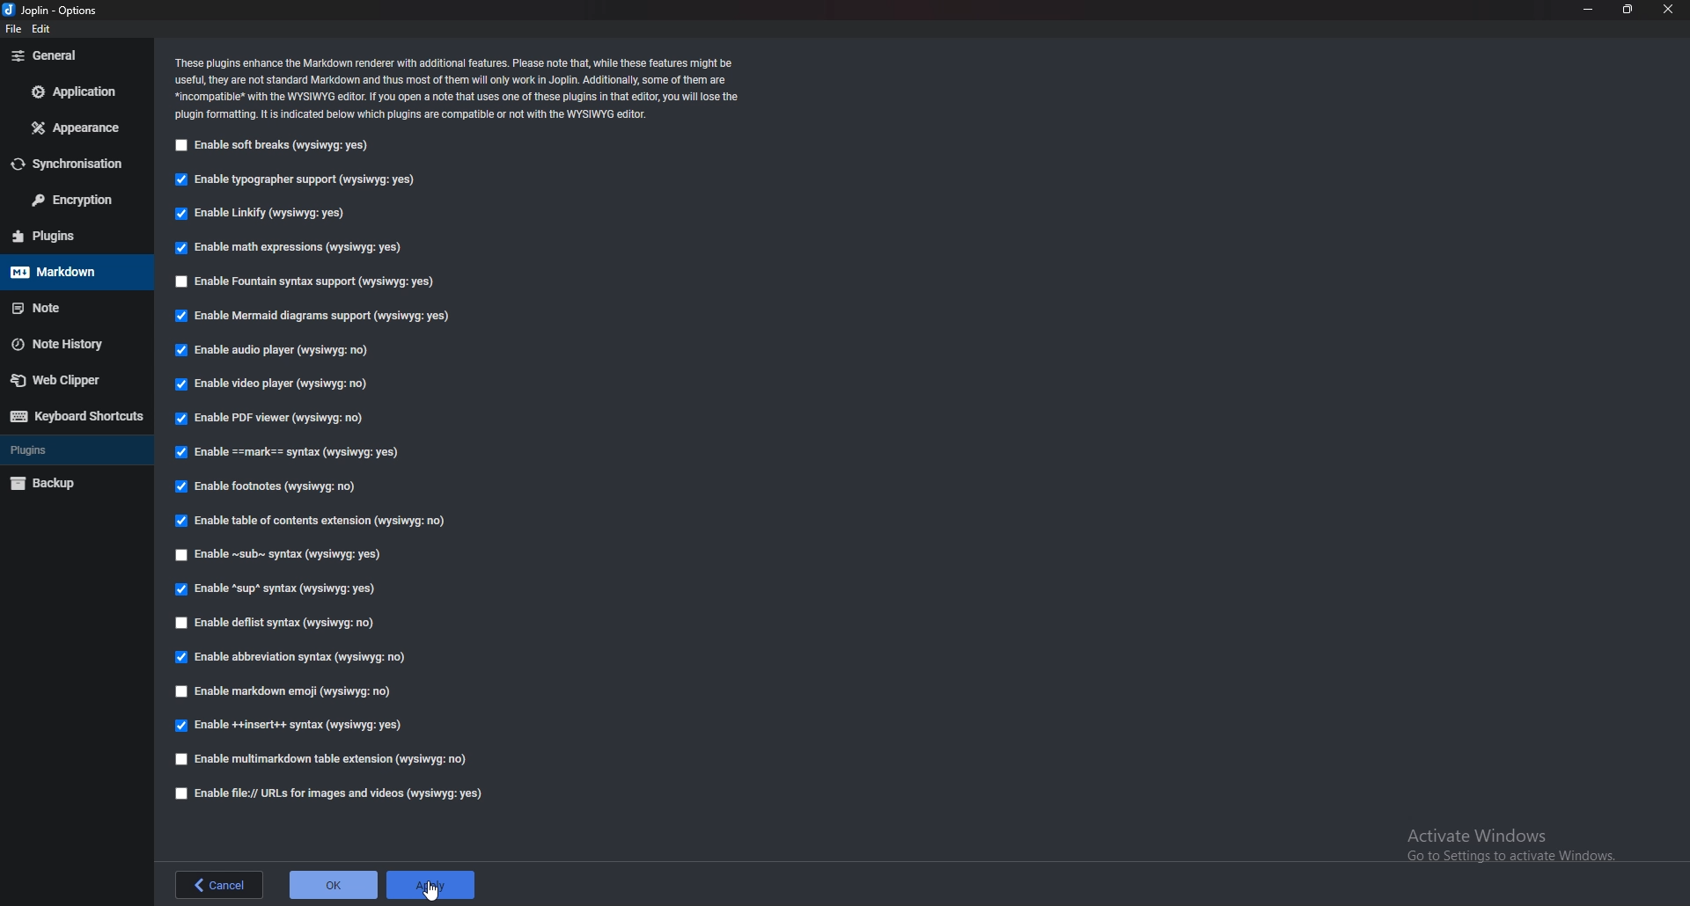  What do you see at coordinates (1626, 9) in the screenshot?
I see `resize` at bounding box center [1626, 9].